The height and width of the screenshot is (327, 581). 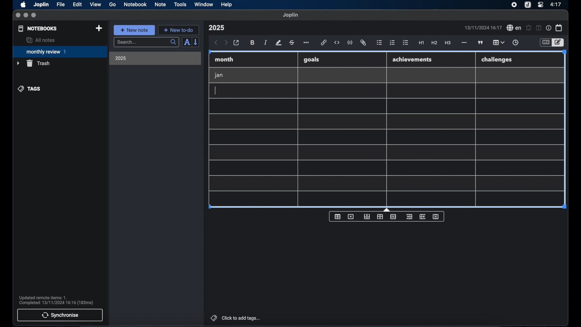 I want to click on tags, so click(x=30, y=89).